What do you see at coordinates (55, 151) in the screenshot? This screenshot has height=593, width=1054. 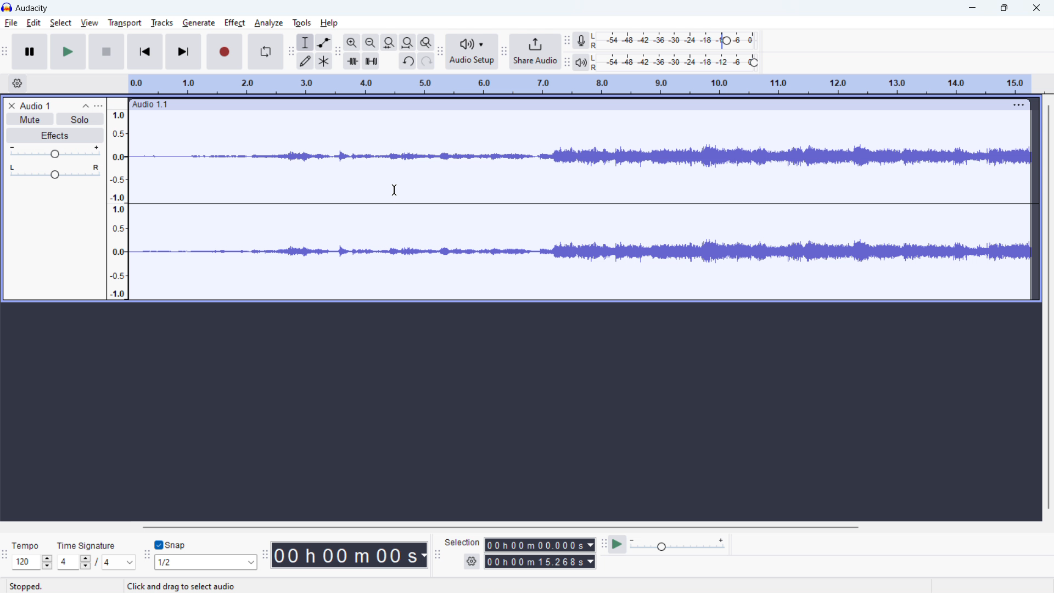 I see `volume` at bounding box center [55, 151].